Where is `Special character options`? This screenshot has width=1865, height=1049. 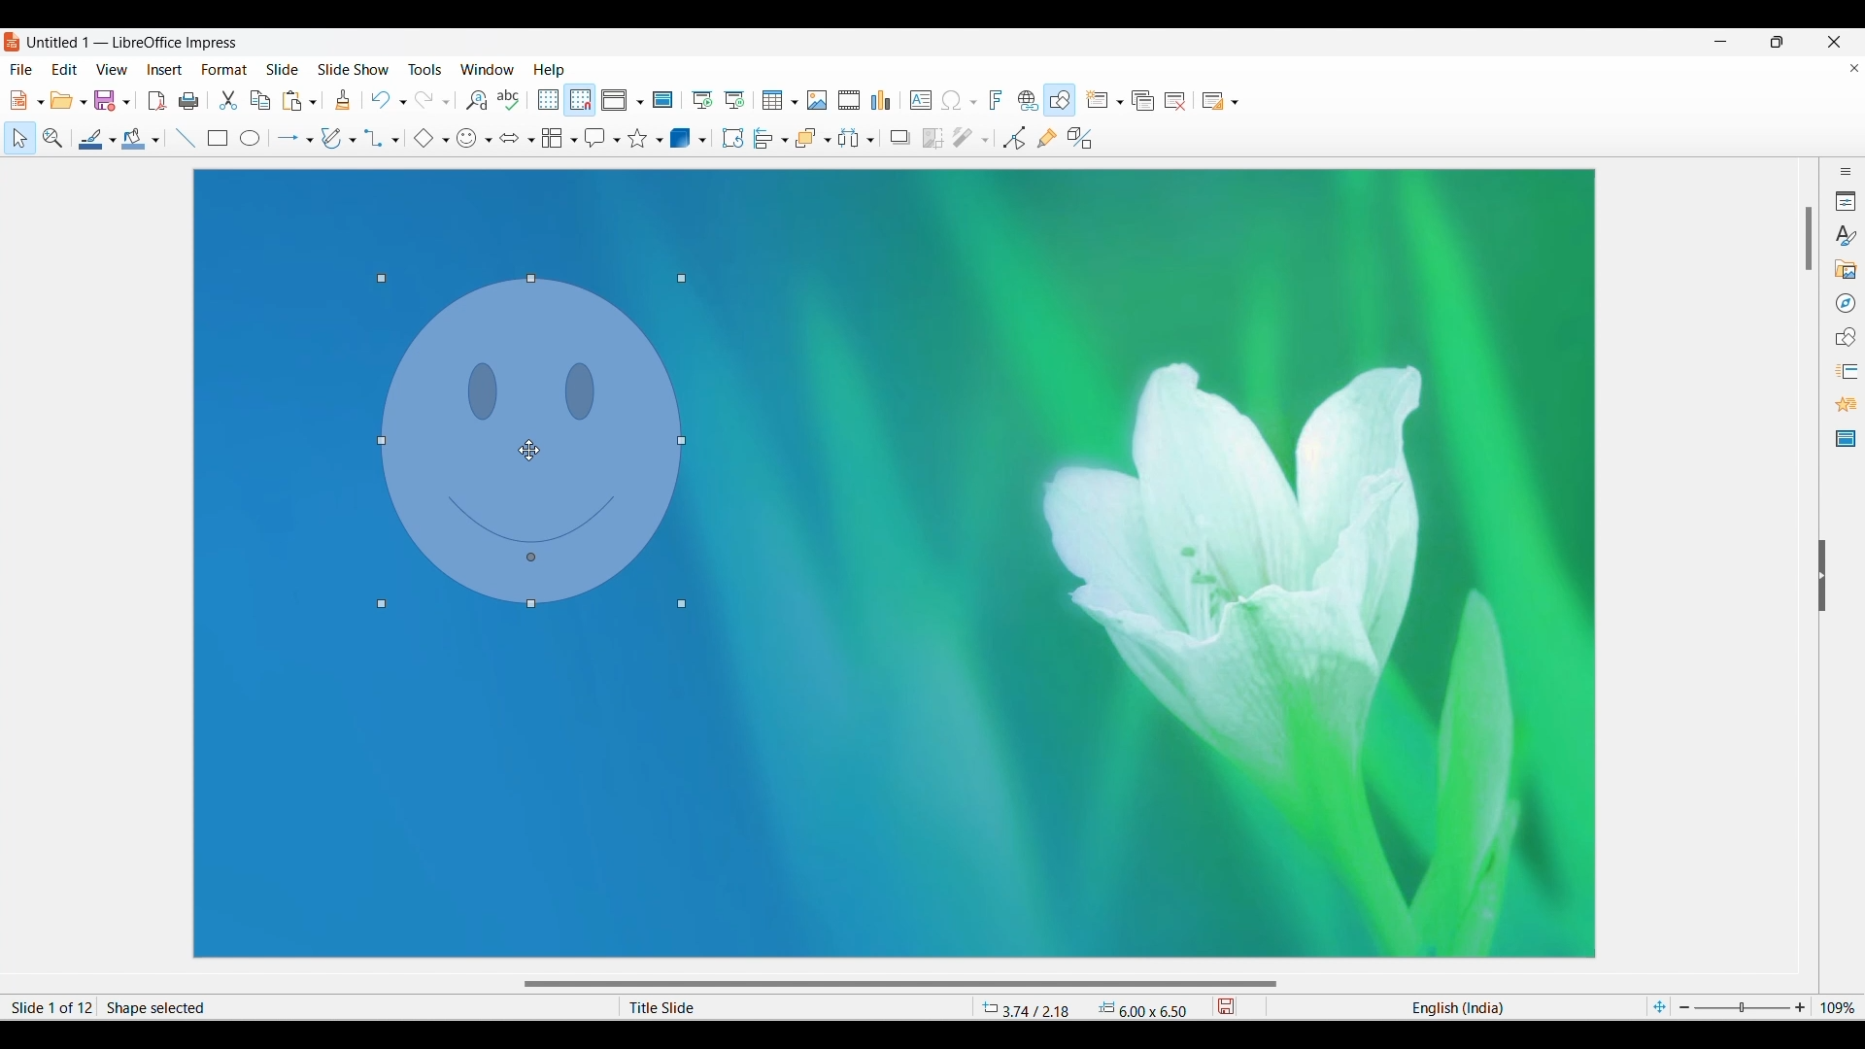 Special character options is located at coordinates (973, 102).